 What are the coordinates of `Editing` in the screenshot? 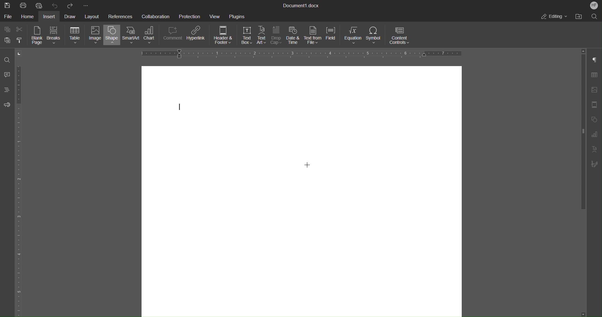 It's located at (555, 17).